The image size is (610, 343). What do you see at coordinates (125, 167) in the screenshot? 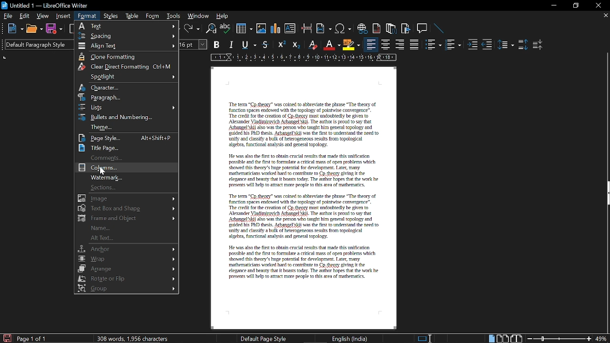
I see `Column` at bounding box center [125, 167].